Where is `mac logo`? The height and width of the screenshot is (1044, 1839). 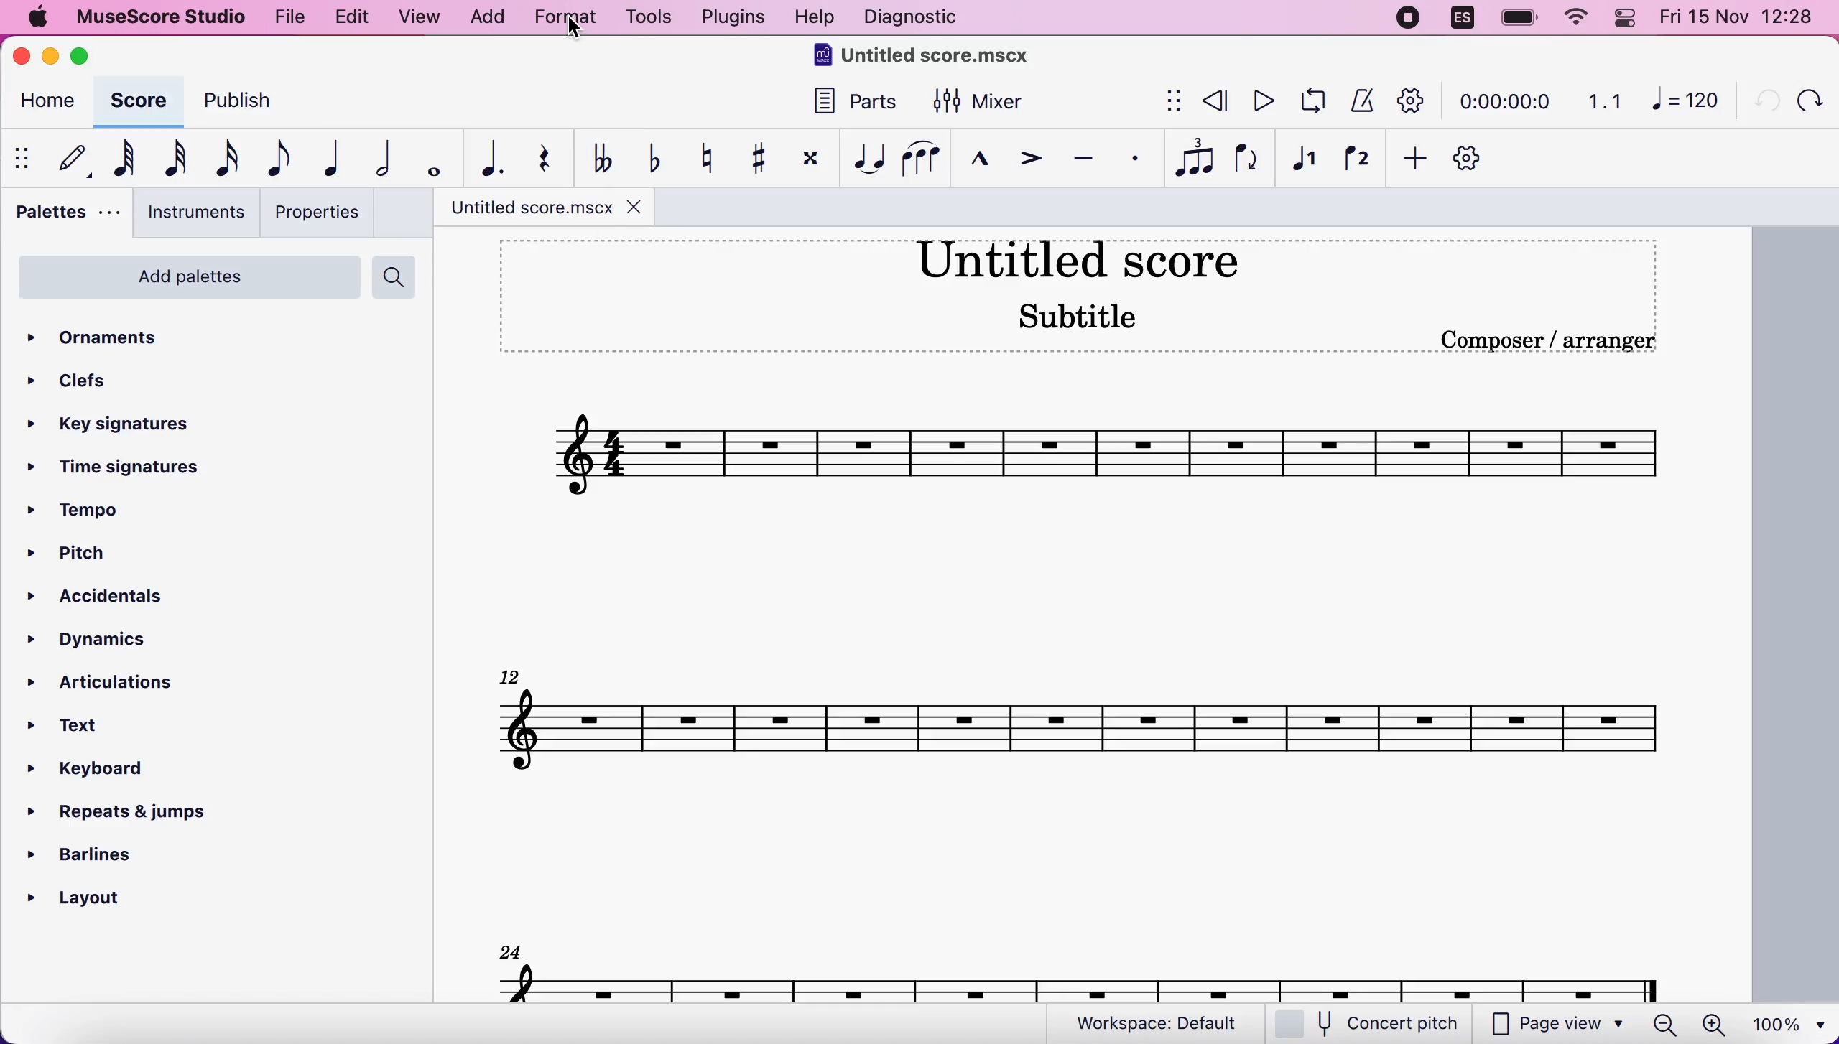 mac logo is located at coordinates (36, 19).